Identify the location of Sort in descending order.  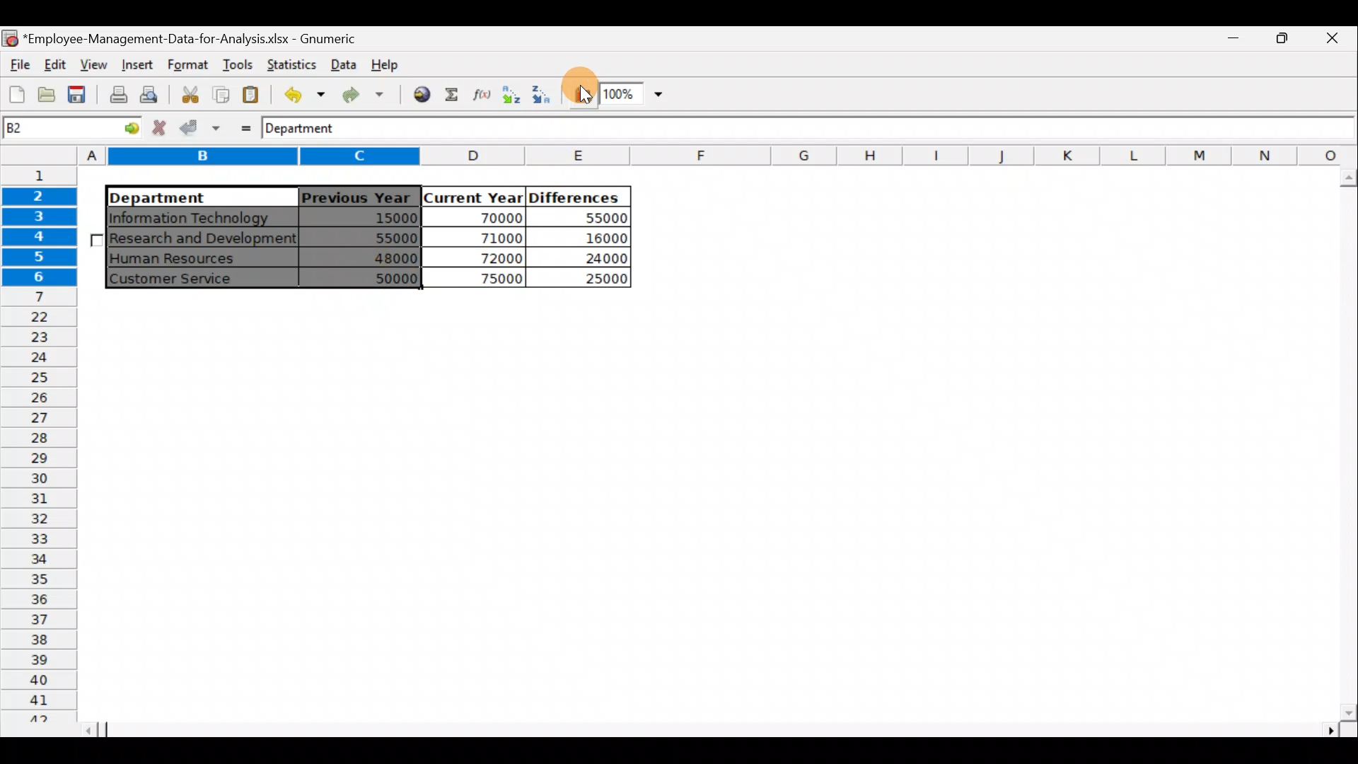
(543, 95).